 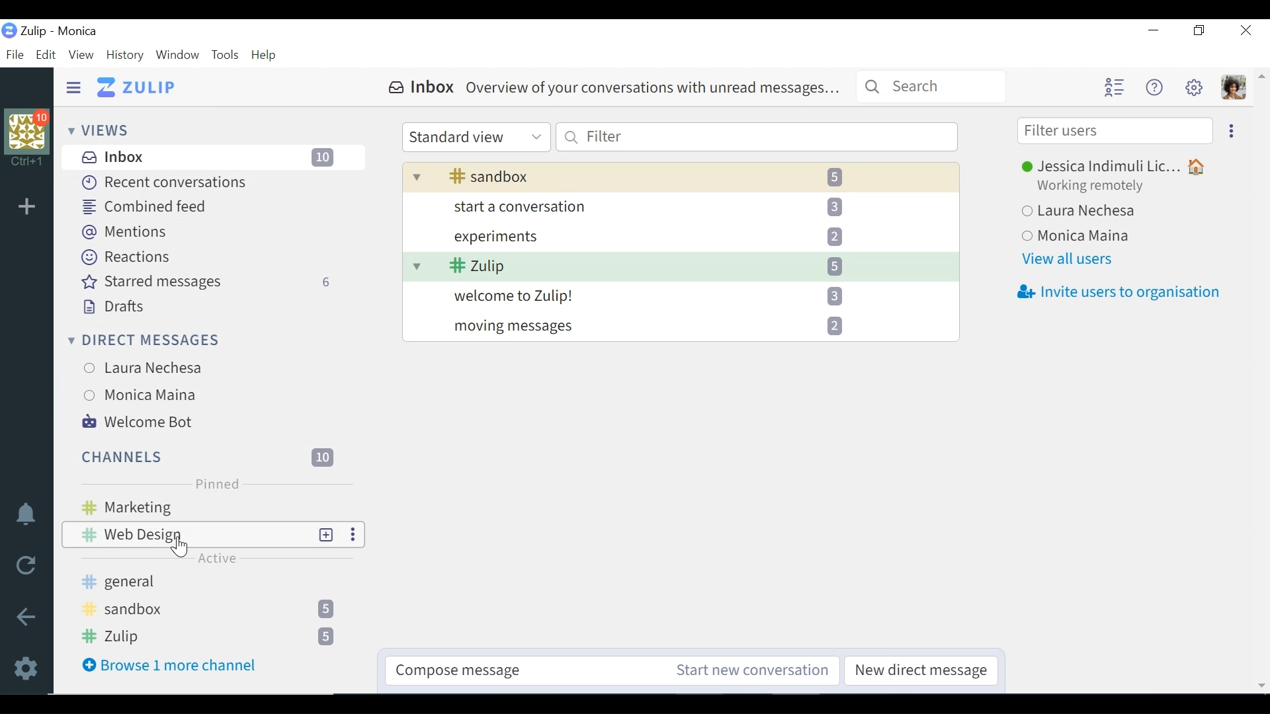 What do you see at coordinates (138, 88) in the screenshot?
I see `Go to Home View (inbox)` at bounding box center [138, 88].